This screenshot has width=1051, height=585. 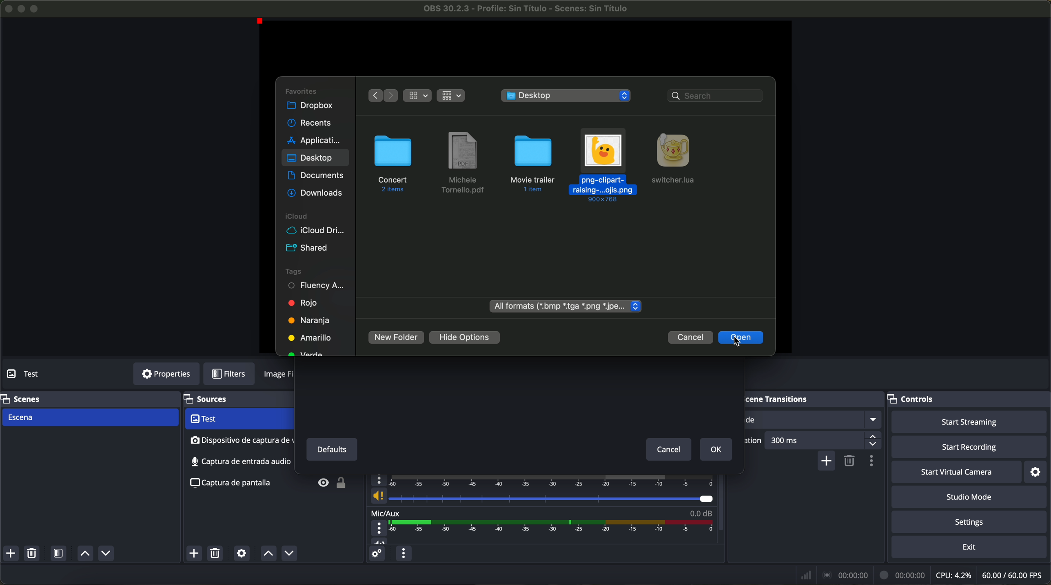 What do you see at coordinates (813, 419) in the screenshot?
I see `fade` at bounding box center [813, 419].